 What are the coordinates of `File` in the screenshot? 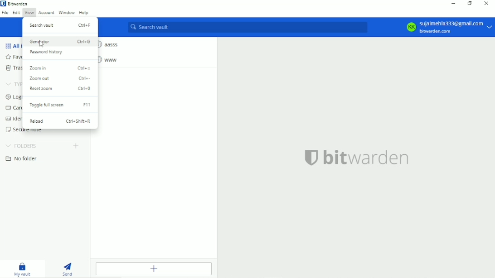 It's located at (5, 13).